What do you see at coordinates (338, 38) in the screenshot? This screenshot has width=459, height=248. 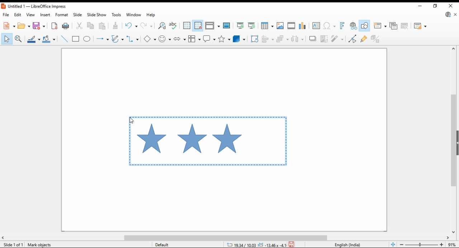 I see `filter` at bounding box center [338, 38].